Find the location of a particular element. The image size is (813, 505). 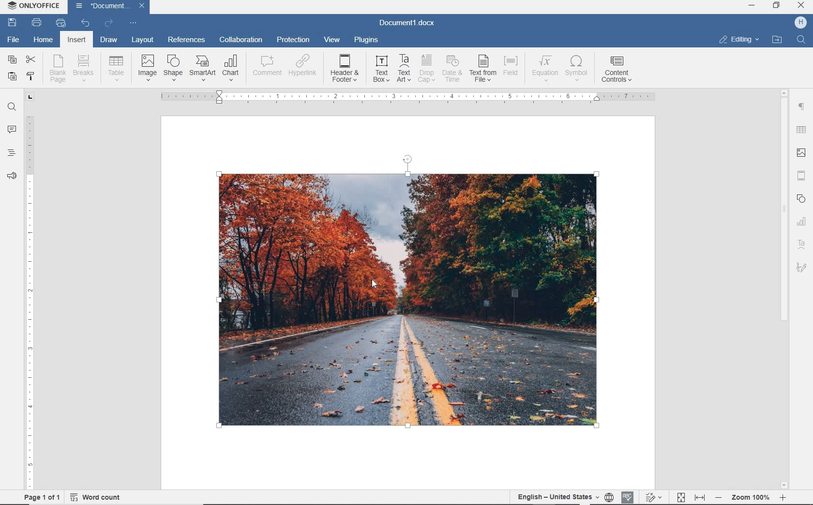

ONLYOFFICE (Application name) is located at coordinates (31, 6).